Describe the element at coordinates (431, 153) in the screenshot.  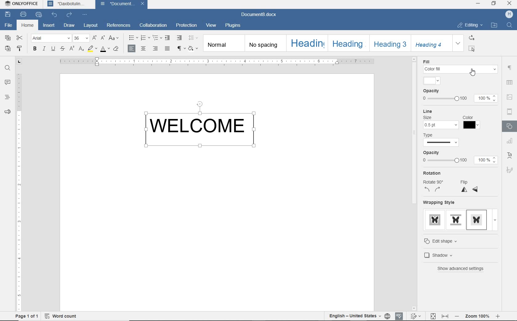
I see `Opacity` at that location.